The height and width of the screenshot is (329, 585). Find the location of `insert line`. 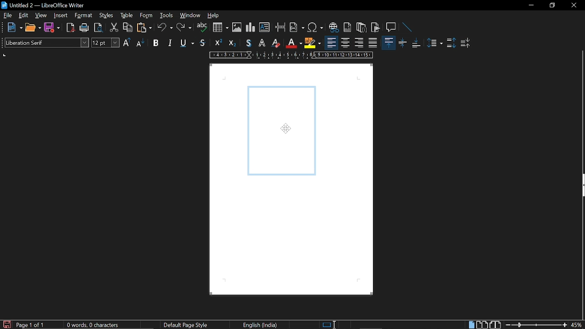

insert line is located at coordinates (405, 27).